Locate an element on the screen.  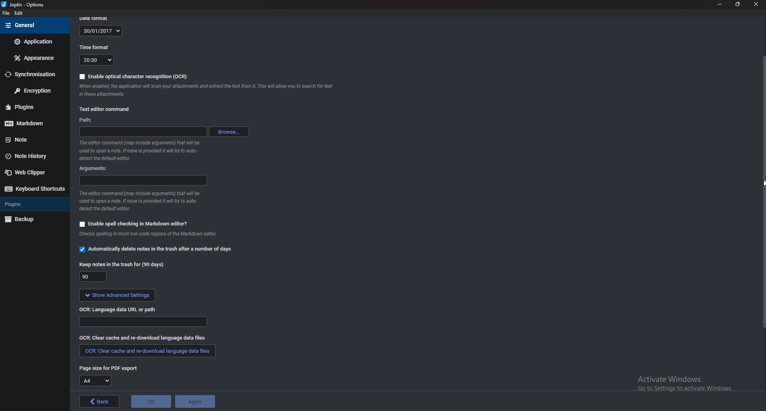
Edit is located at coordinates (19, 14).